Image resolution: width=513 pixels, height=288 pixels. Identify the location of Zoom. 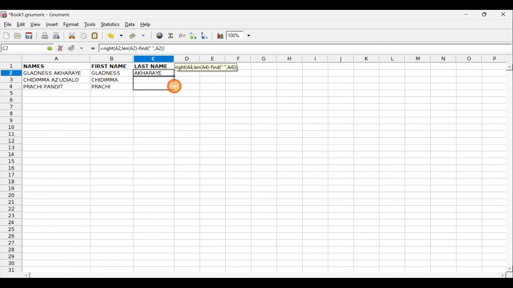
(239, 36).